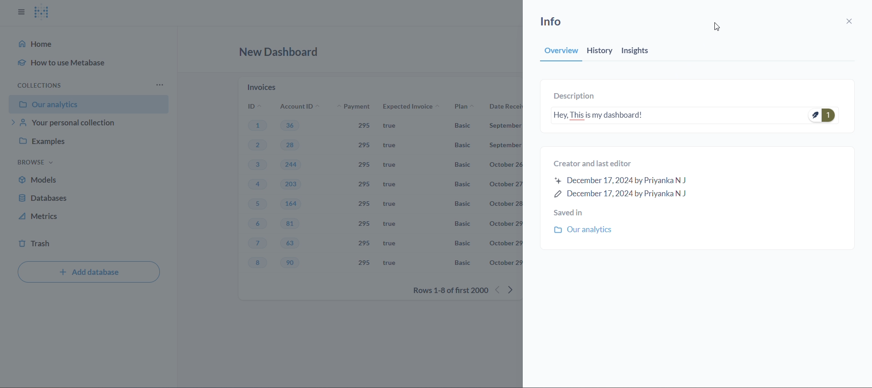  What do you see at coordinates (366, 224) in the screenshot?
I see `295` at bounding box center [366, 224].